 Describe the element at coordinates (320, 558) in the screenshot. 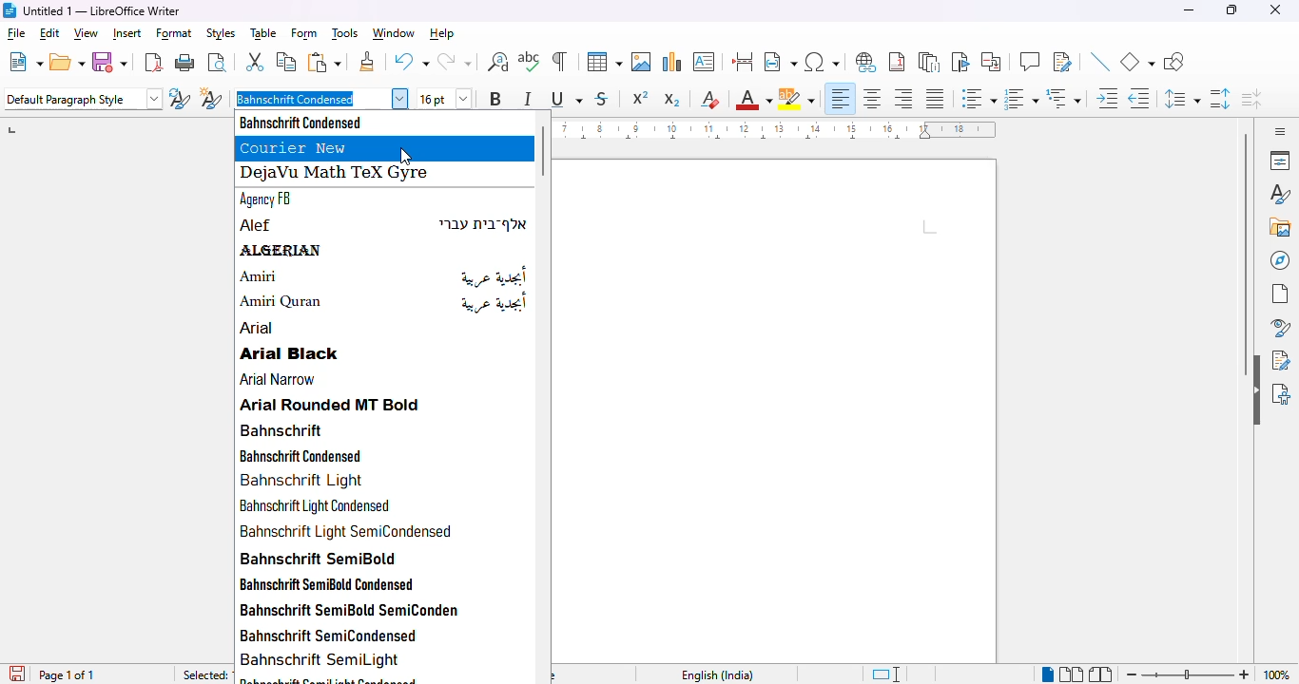

I see `bahnschrift semibold` at that location.